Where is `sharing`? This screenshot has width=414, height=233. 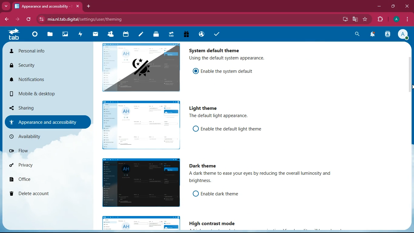 sharing is located at coordinates (40, 106).